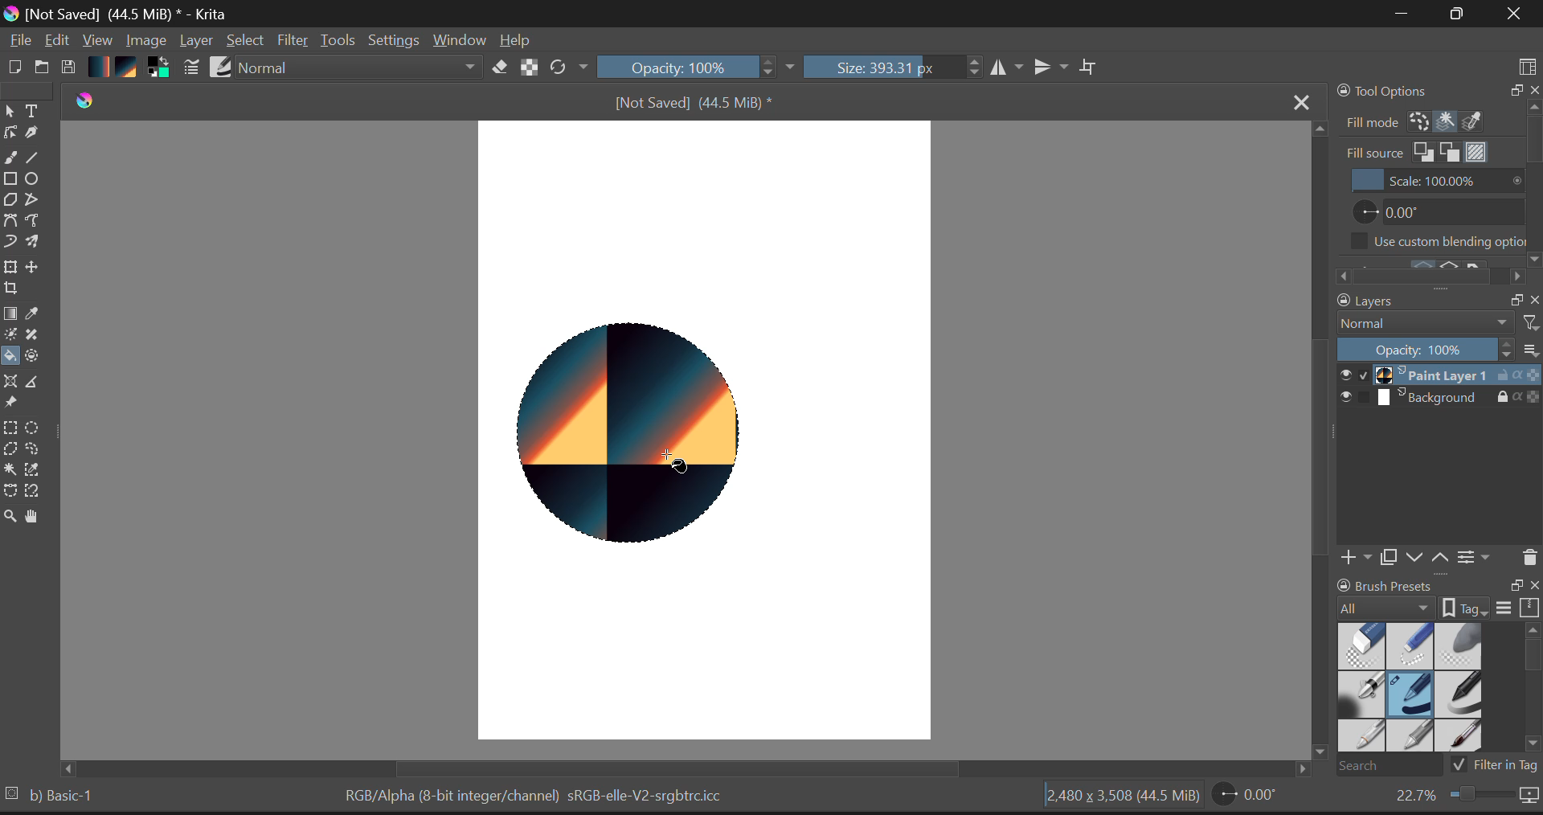  Describe the element at coordinates (38, 356) in the screenshot. I see `Enclose and Fill` at that location.